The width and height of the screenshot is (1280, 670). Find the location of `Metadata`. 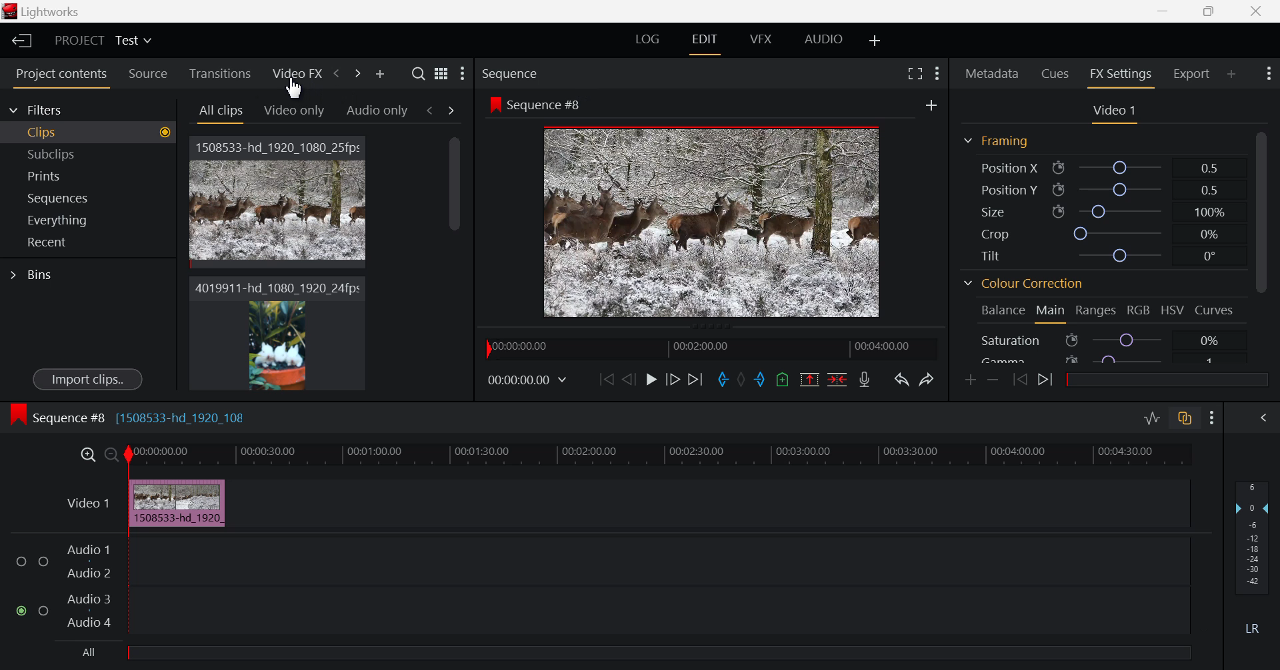

Metadata is located at coordinates (991, 75).